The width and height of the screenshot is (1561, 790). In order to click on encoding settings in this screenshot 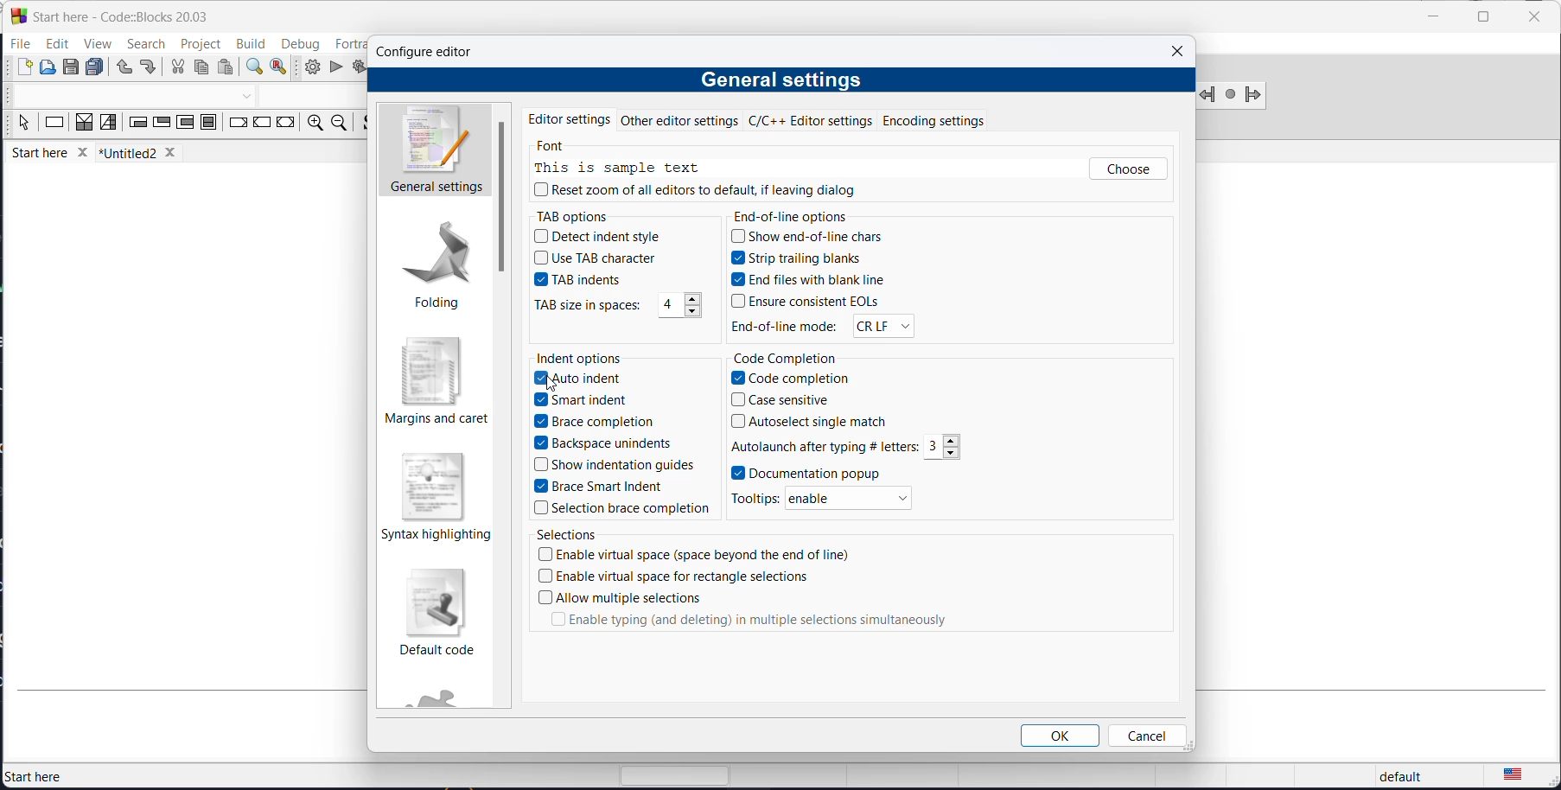, I will do `click(944, 118)`.